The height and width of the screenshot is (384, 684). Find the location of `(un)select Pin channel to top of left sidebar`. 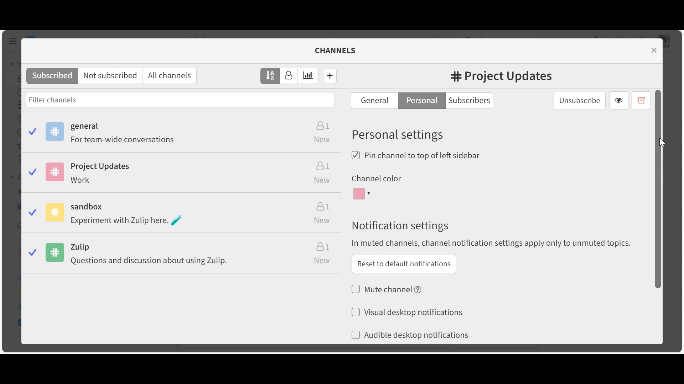

(un)select Pin channel to top of left sidebar is located at coordinates (416, 155).